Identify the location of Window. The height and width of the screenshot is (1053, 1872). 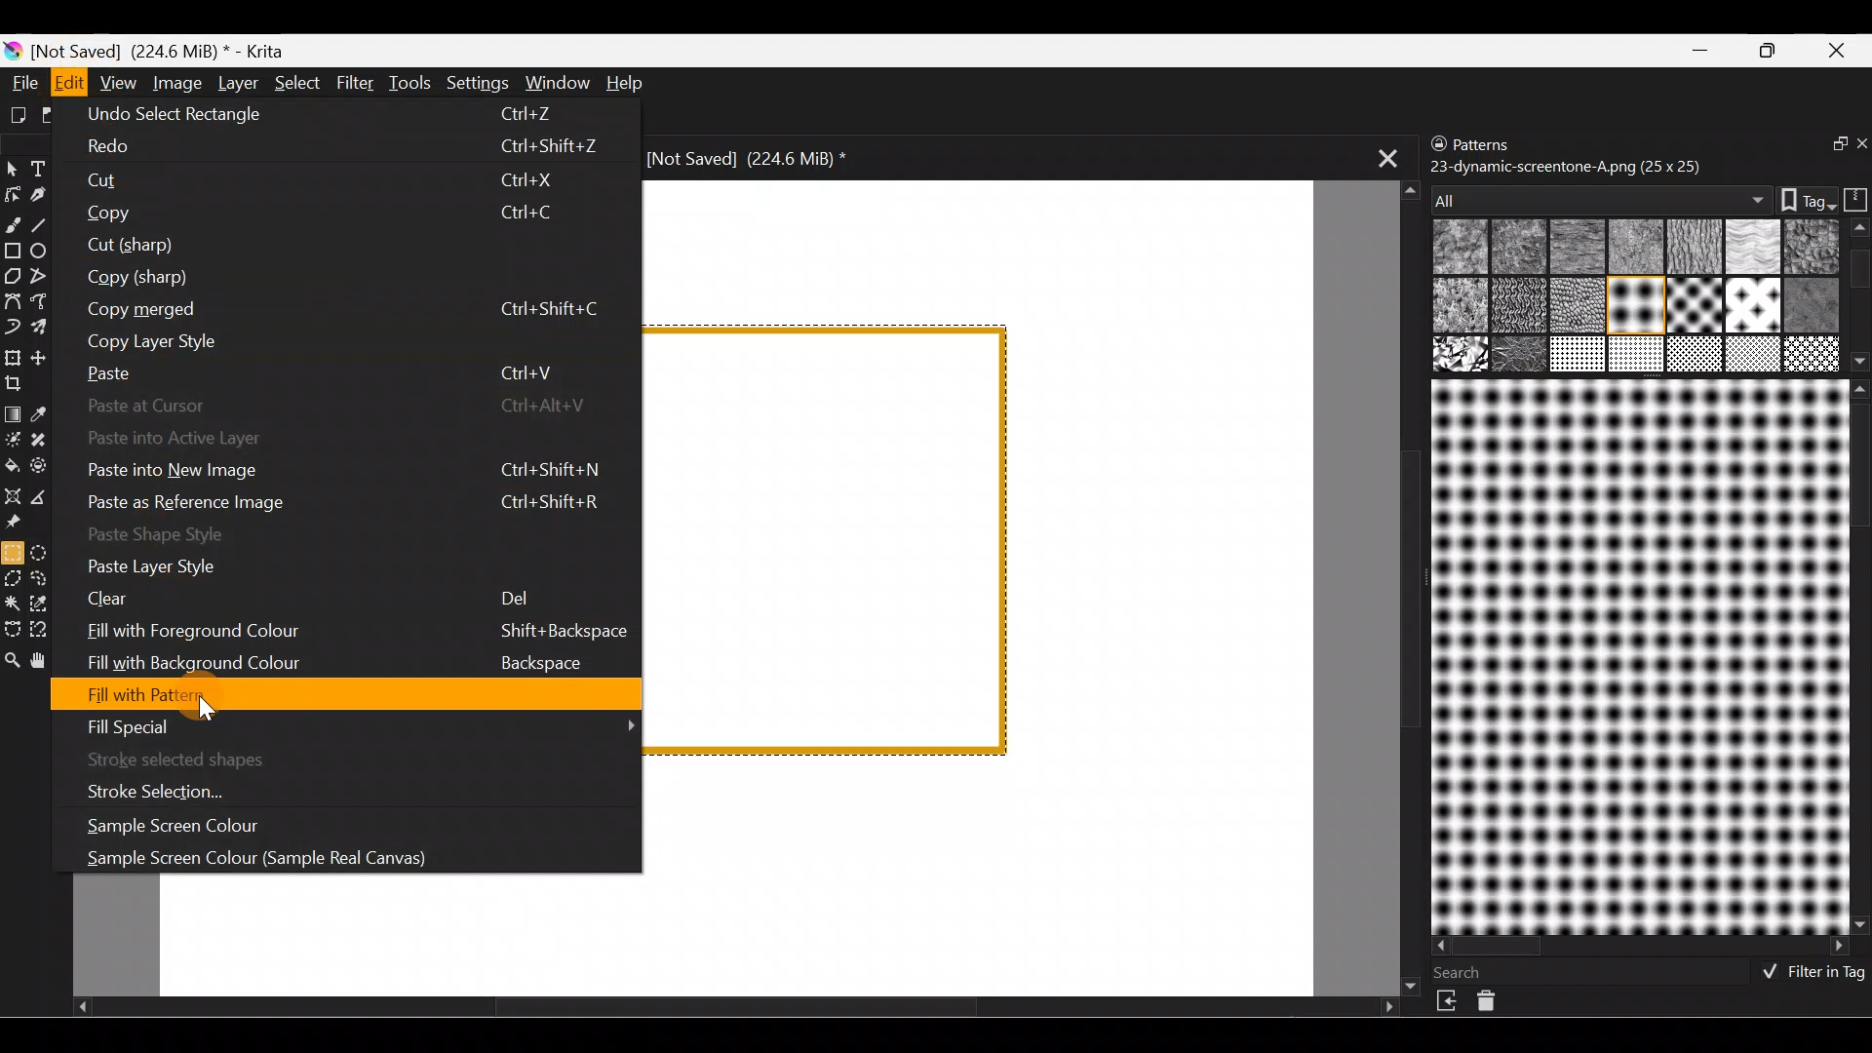
(555, 83).